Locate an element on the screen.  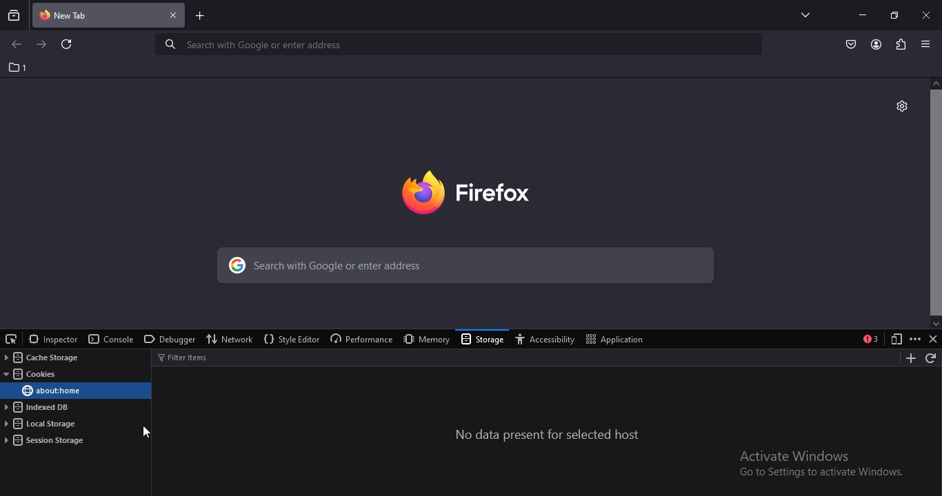
about:home is located at coordinates (50, 391).